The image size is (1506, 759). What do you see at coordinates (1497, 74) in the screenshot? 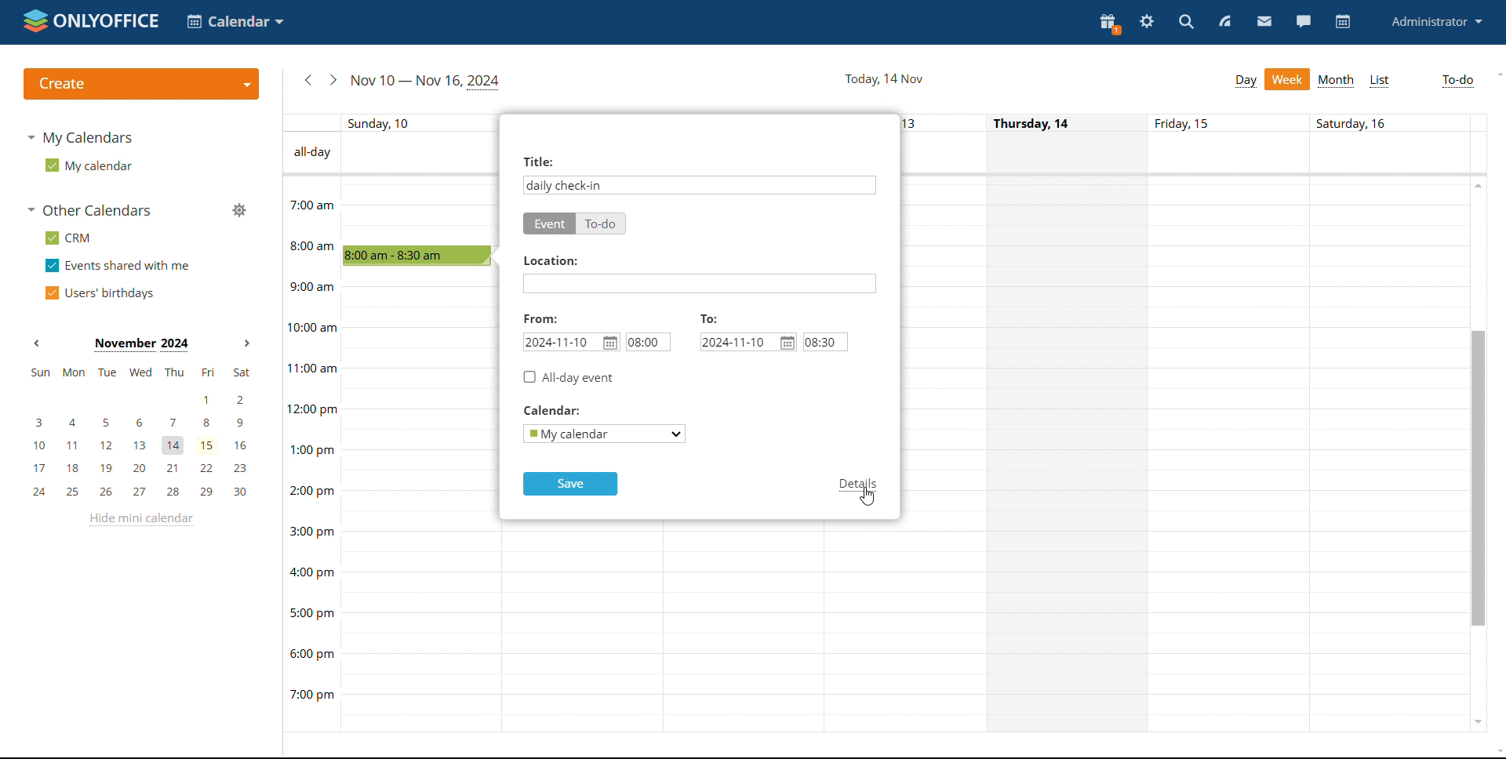
I see `scroll up` at bounding box center [1497, 74].